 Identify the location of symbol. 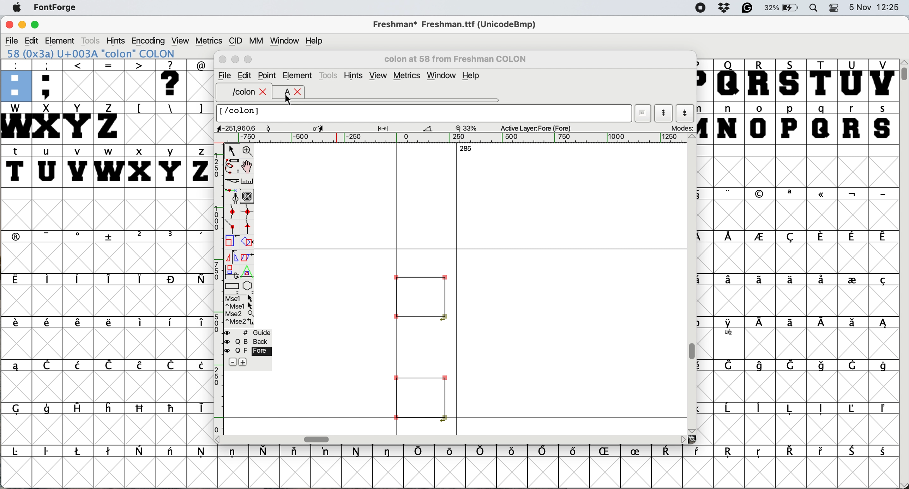
(855, 408).